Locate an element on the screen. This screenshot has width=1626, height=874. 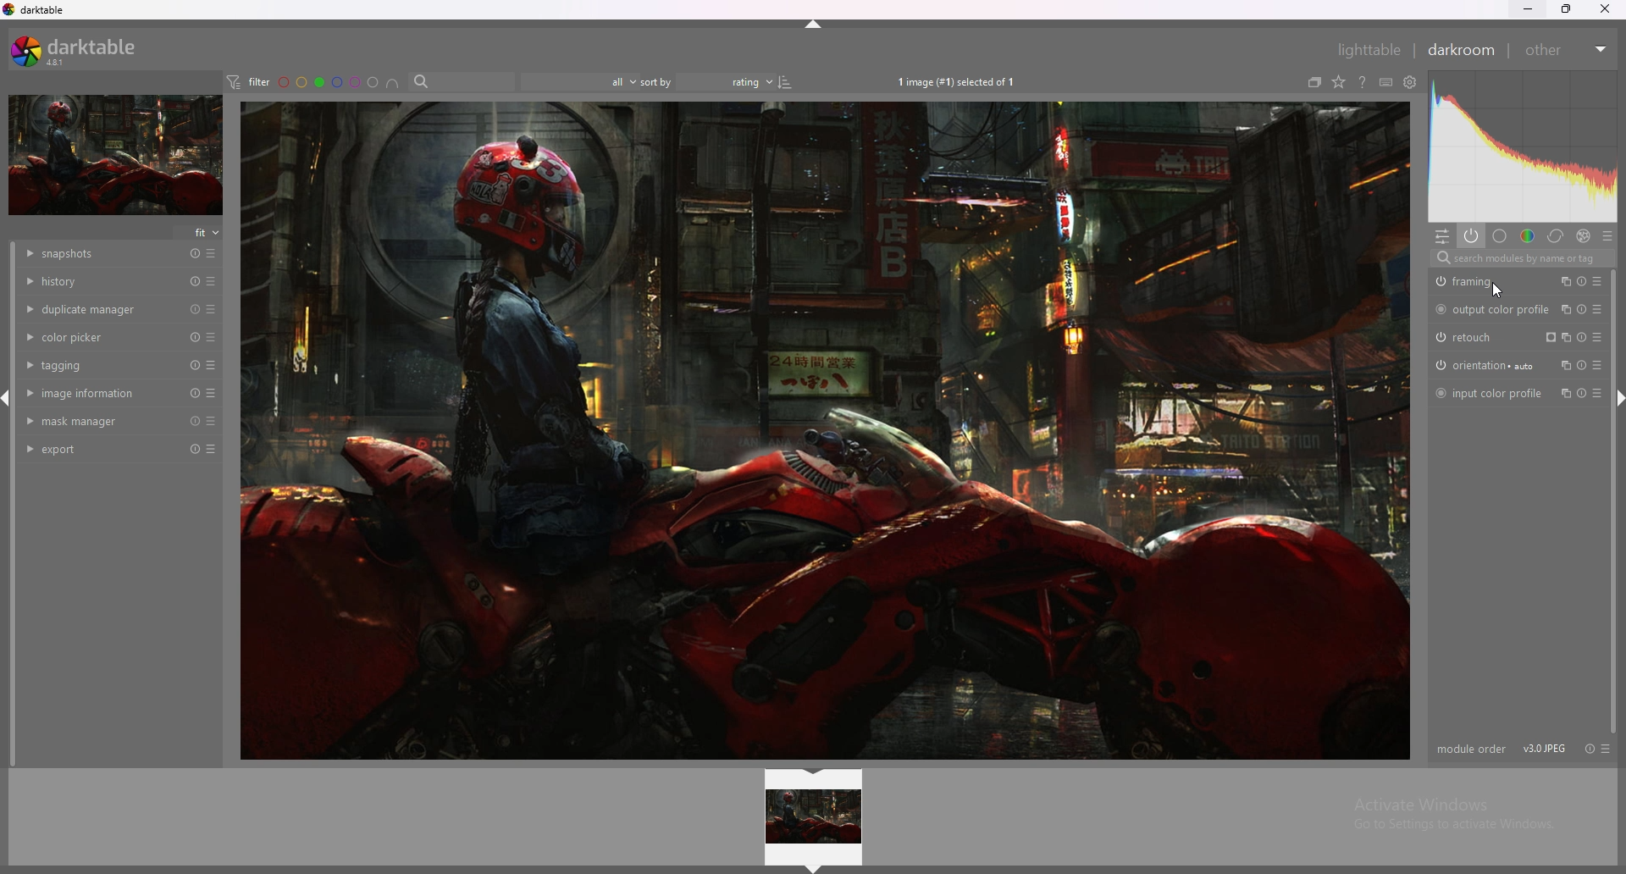
reset is located at coordinates (193, 450).